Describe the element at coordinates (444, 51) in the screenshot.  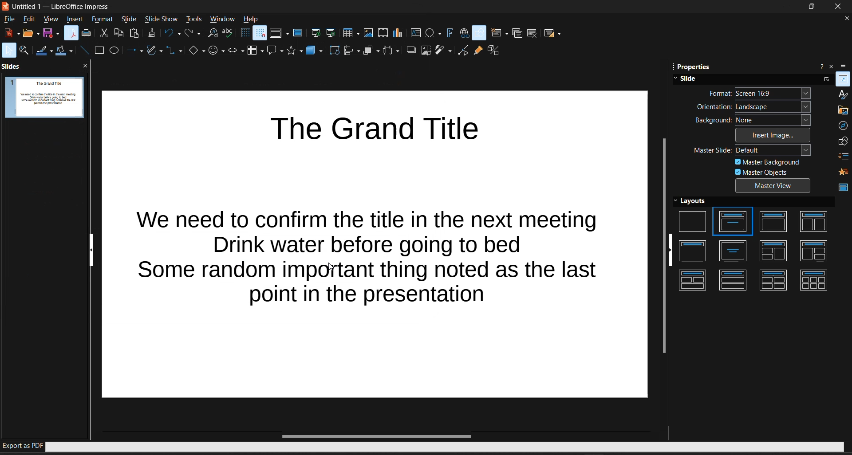
I see `filter` at that location.